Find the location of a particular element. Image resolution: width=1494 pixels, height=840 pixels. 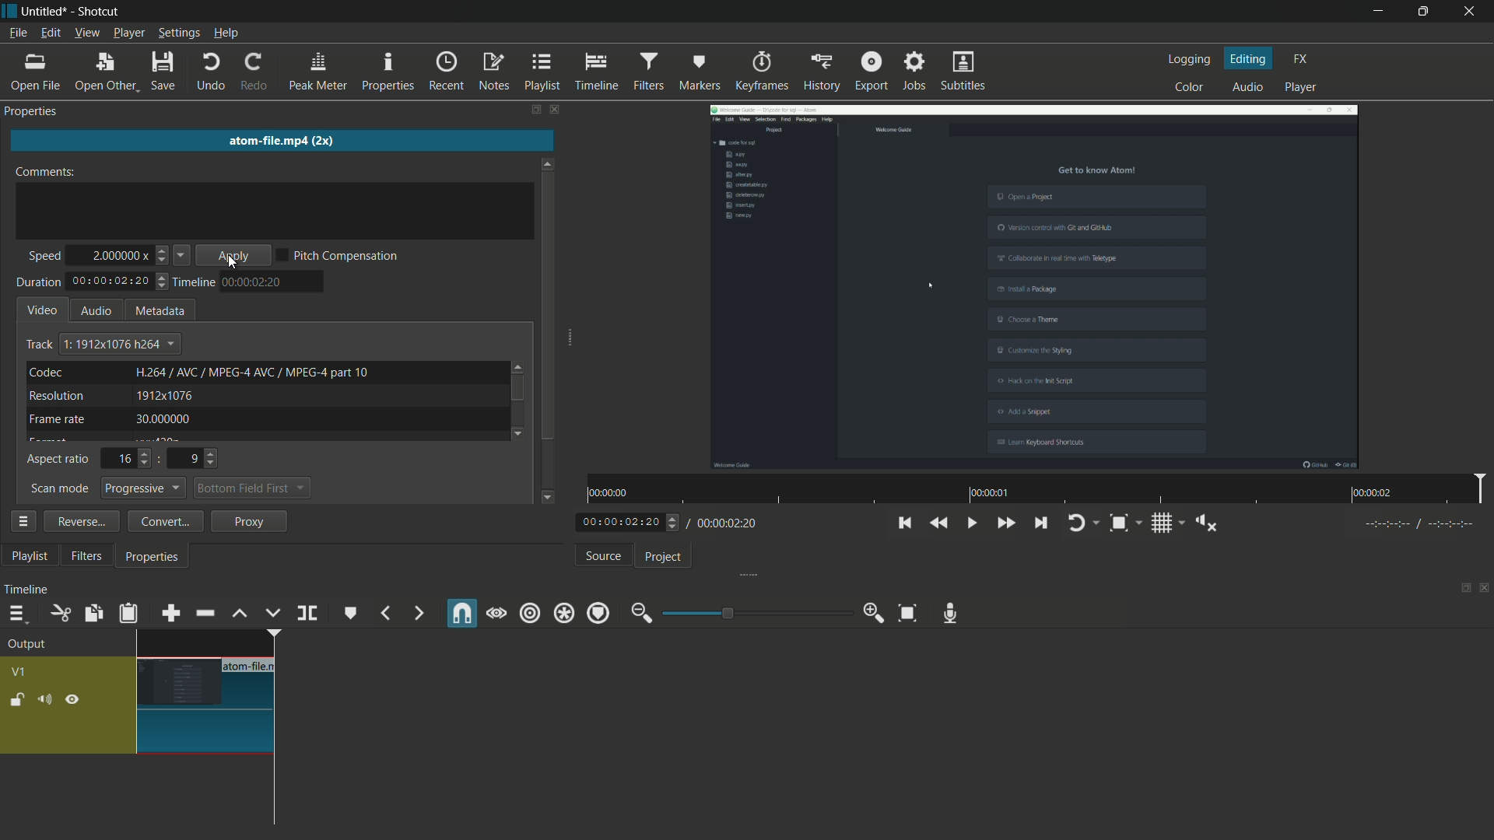

settings menu is located at coordinates (180, 33).